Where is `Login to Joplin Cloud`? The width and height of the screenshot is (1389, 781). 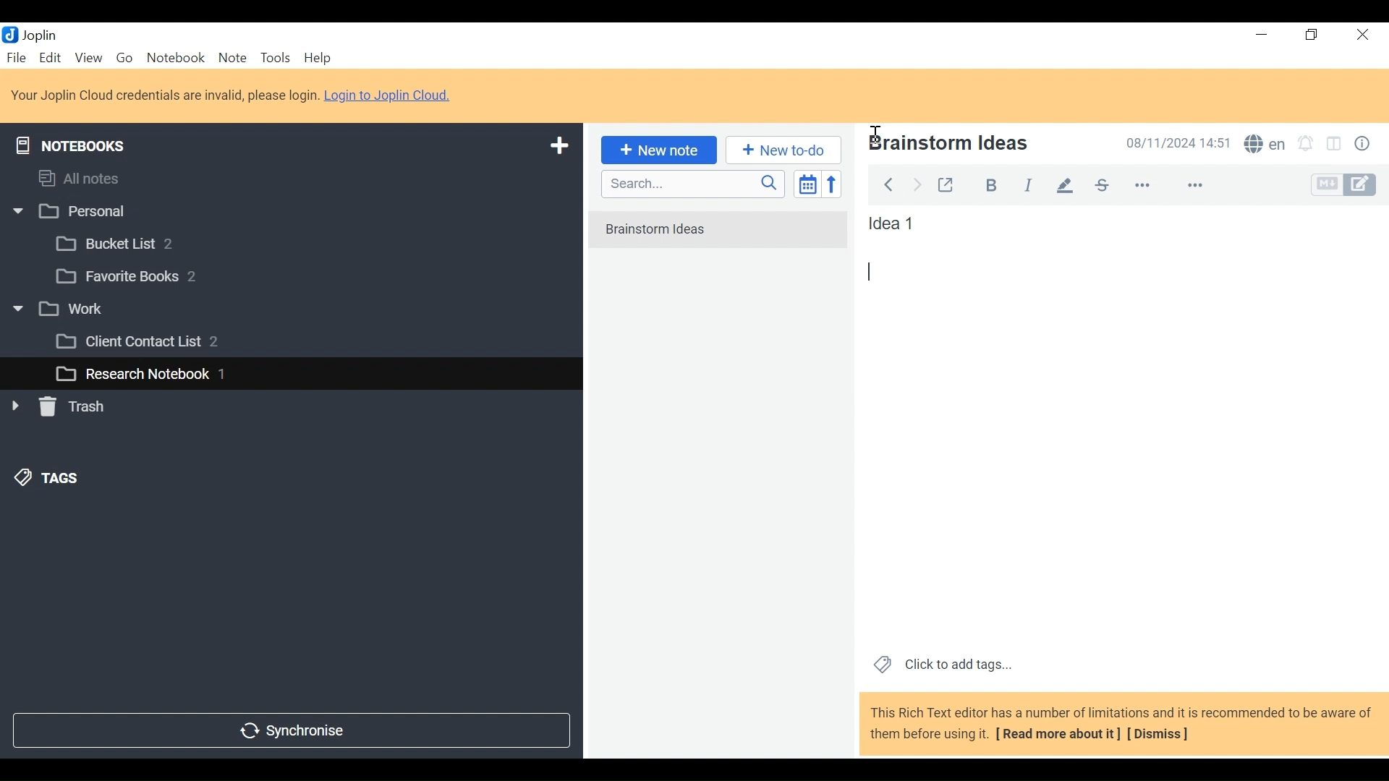
Login to Joplin Cloud is located at coordinates (392, 95).